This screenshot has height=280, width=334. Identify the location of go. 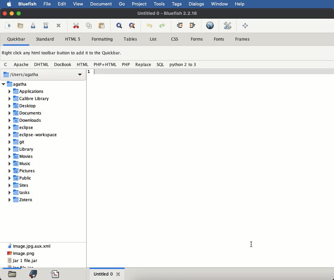
(122, 4).